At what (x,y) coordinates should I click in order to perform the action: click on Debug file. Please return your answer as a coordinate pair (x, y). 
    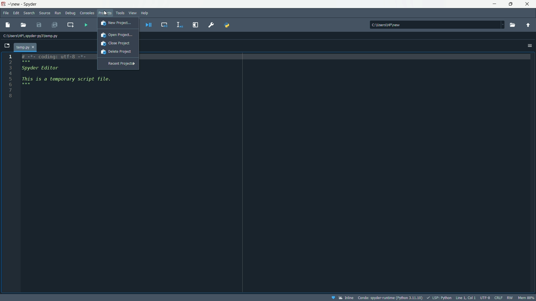
    Looking at the image, I should click on (149, 25).